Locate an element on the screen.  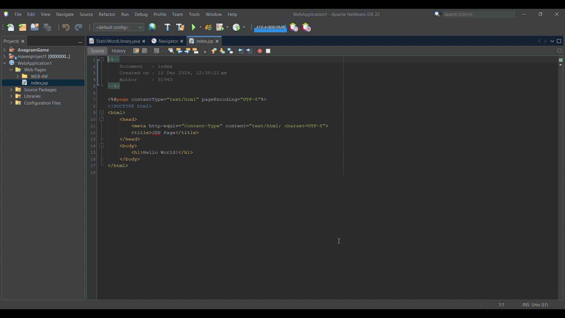
Clean and build main project is located at coordinates (180, 27).